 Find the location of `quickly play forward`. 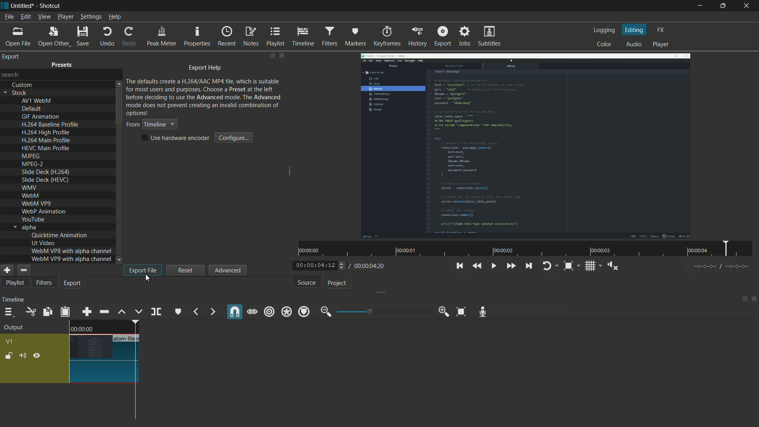

quickly play forward is located at coordinates (511, 266).